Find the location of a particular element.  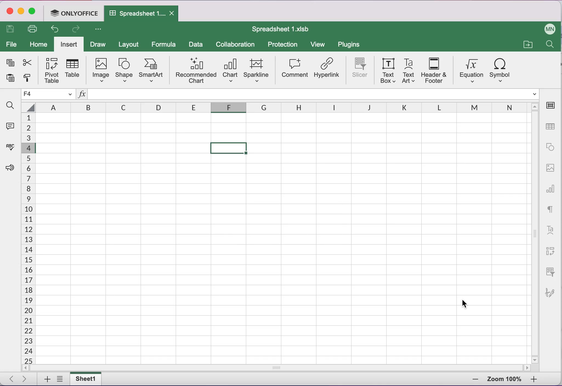

smart art is located at coordinates (151, 71).